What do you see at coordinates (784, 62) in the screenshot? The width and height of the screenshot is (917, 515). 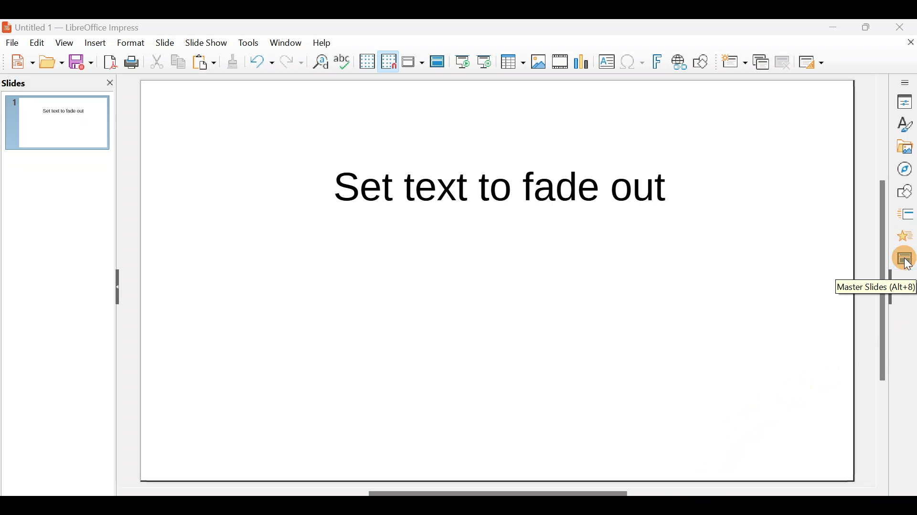 I see `Delete slide` at bounding box center [784, 62].